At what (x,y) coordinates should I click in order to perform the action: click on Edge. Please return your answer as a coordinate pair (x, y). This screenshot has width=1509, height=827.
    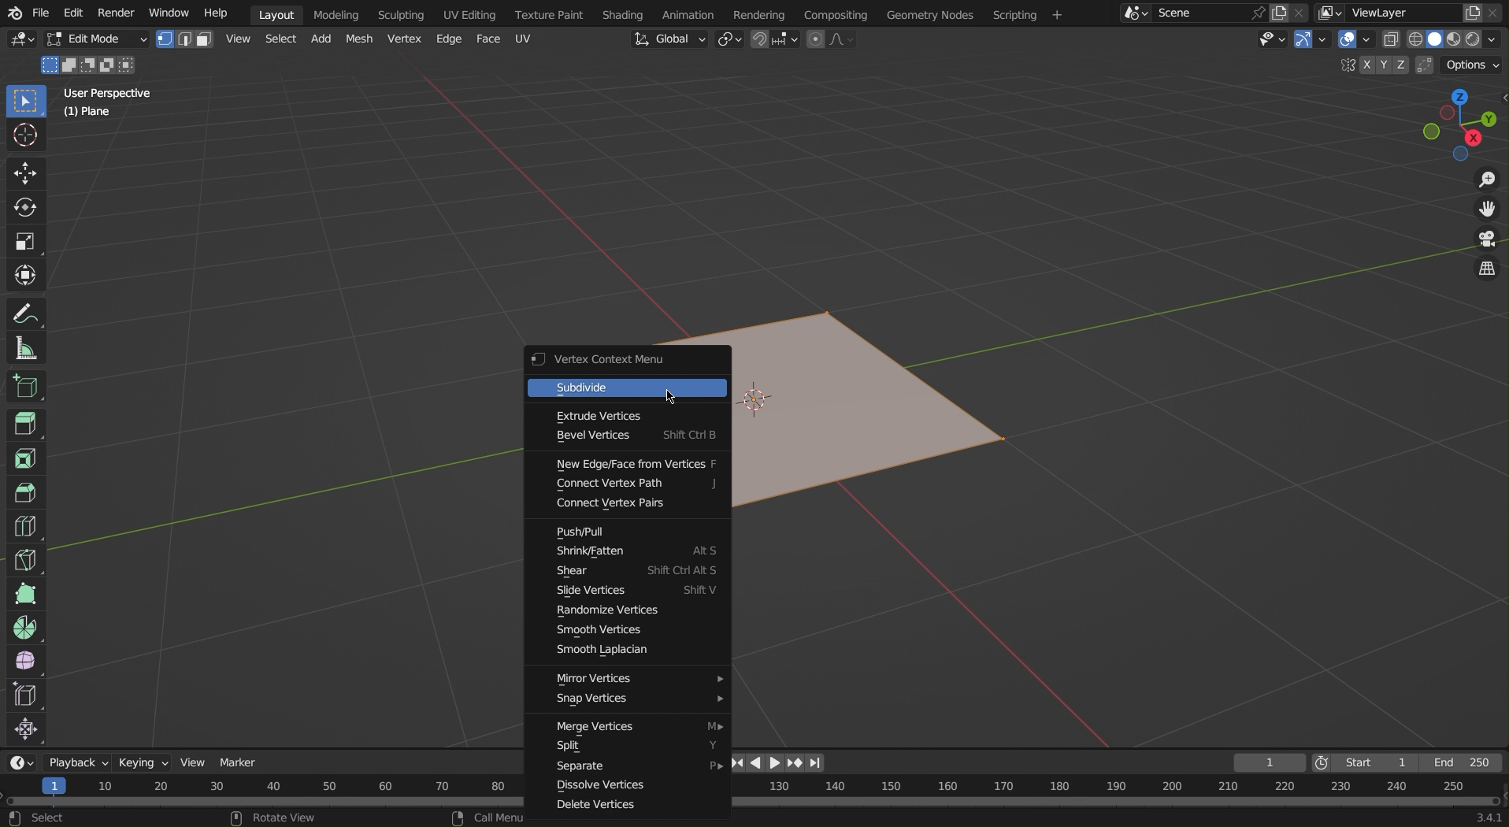
    Looking at the image, I should click on (447, 39).